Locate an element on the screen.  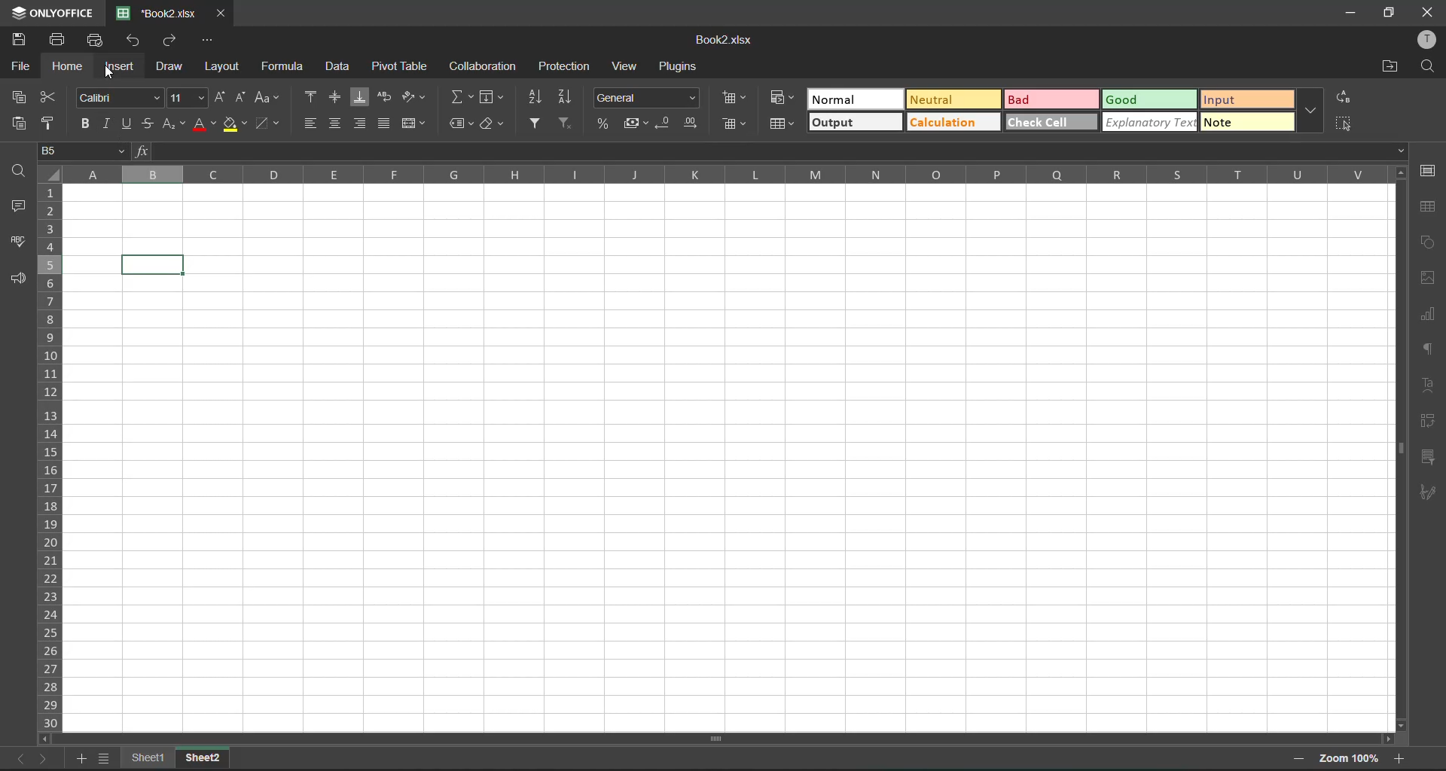
selected cell is located at coordinates (156, 264).